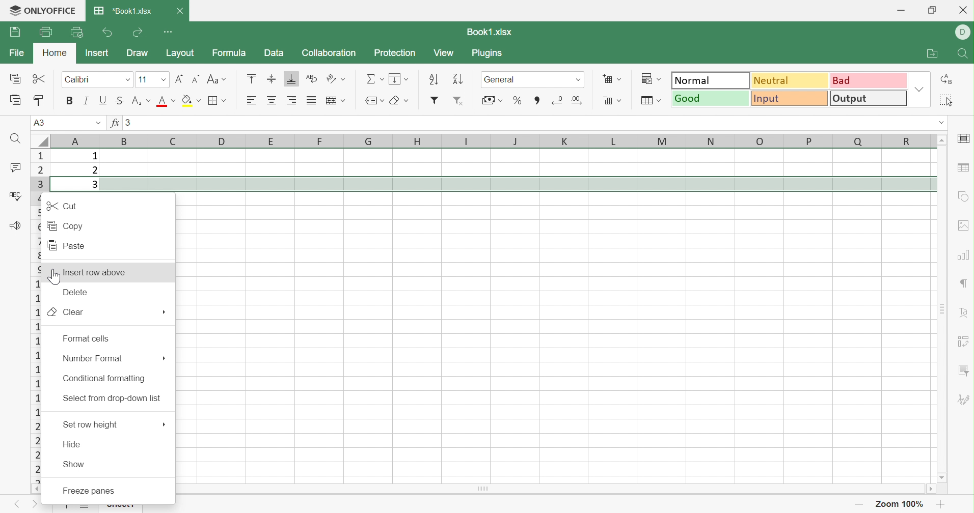  Describe the element at coordinates (659, 100) in the screenshot. I see `Drop Down` at that location.